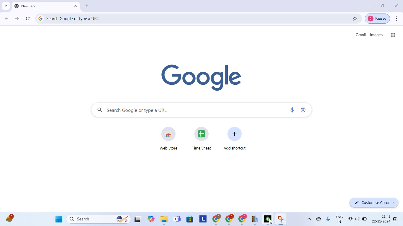 This screenshot has width=403, height=226. I want to click on gmail, so click(361, 34).